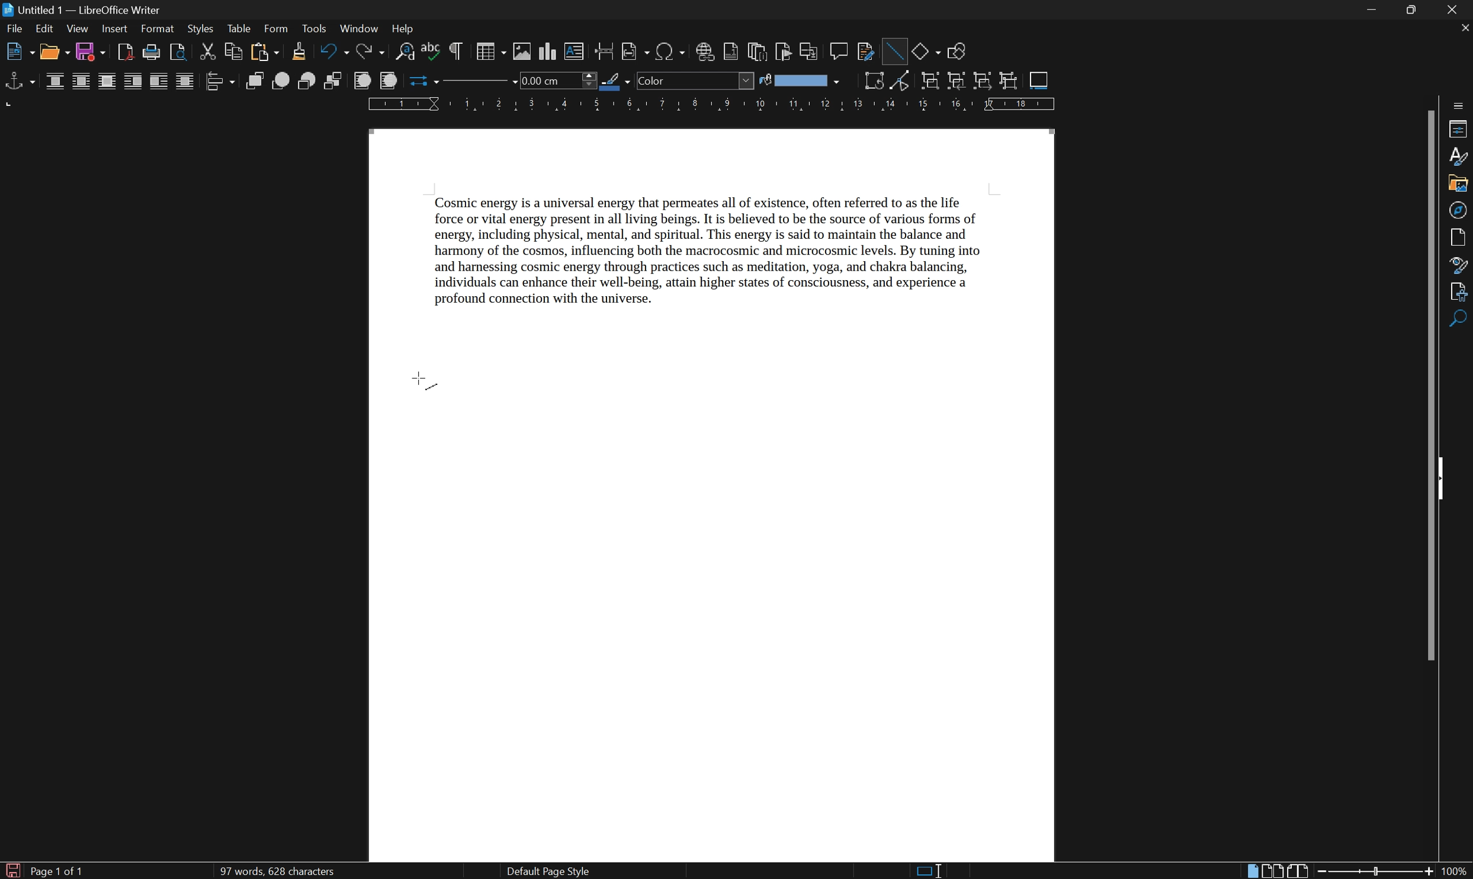  Describe the element at coordinates (358, 28) in the screenshot. I see `window` at that location.